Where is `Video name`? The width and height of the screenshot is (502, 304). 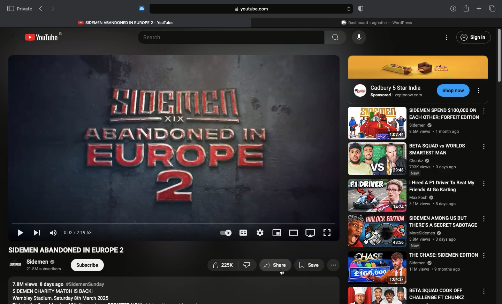
Video name is located at coordinates (74, 250).